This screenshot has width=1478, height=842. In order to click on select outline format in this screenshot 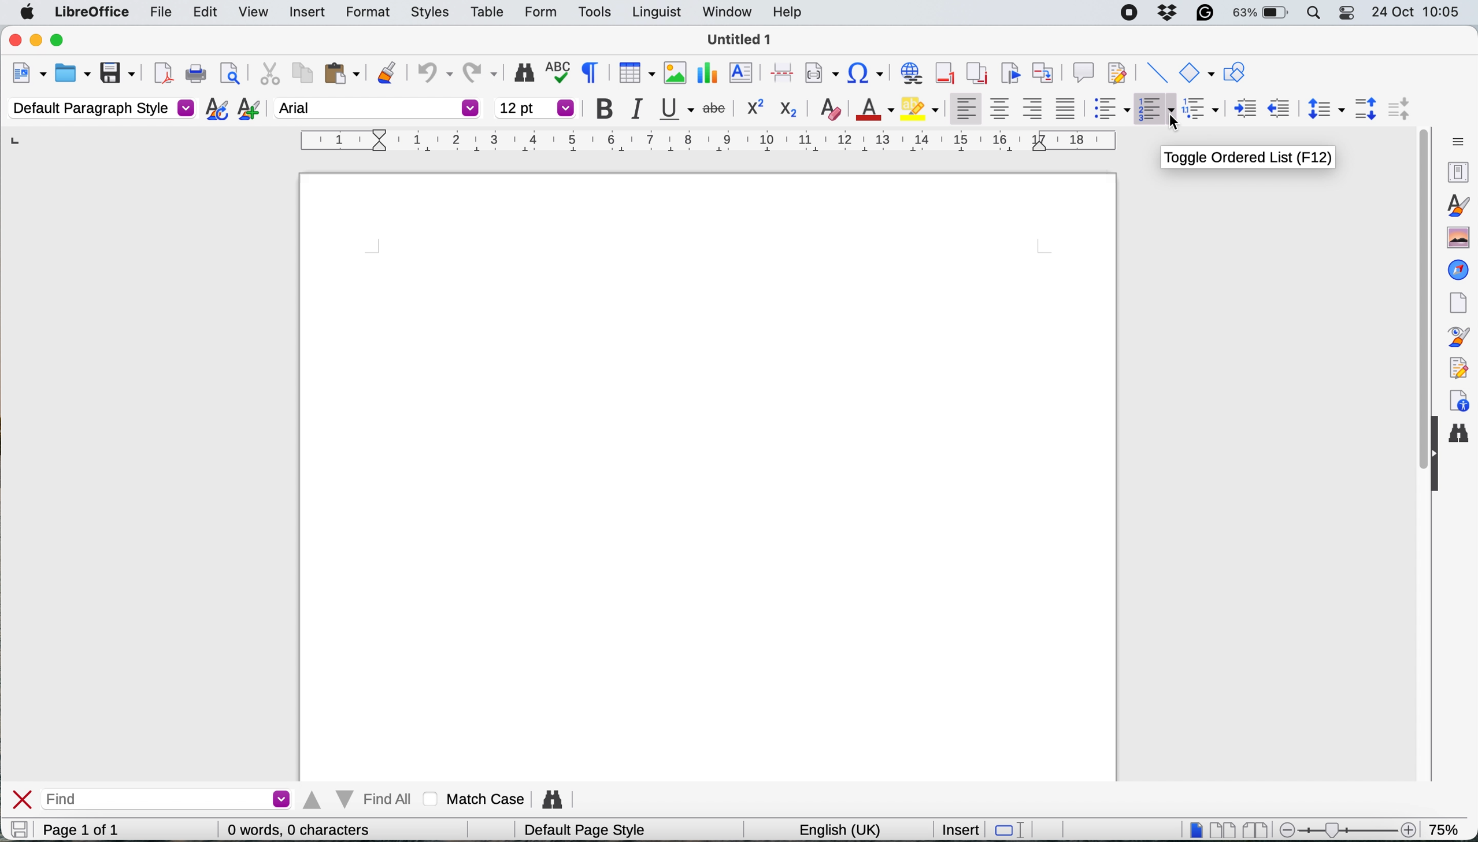, I will do `click(1205, 108)`.